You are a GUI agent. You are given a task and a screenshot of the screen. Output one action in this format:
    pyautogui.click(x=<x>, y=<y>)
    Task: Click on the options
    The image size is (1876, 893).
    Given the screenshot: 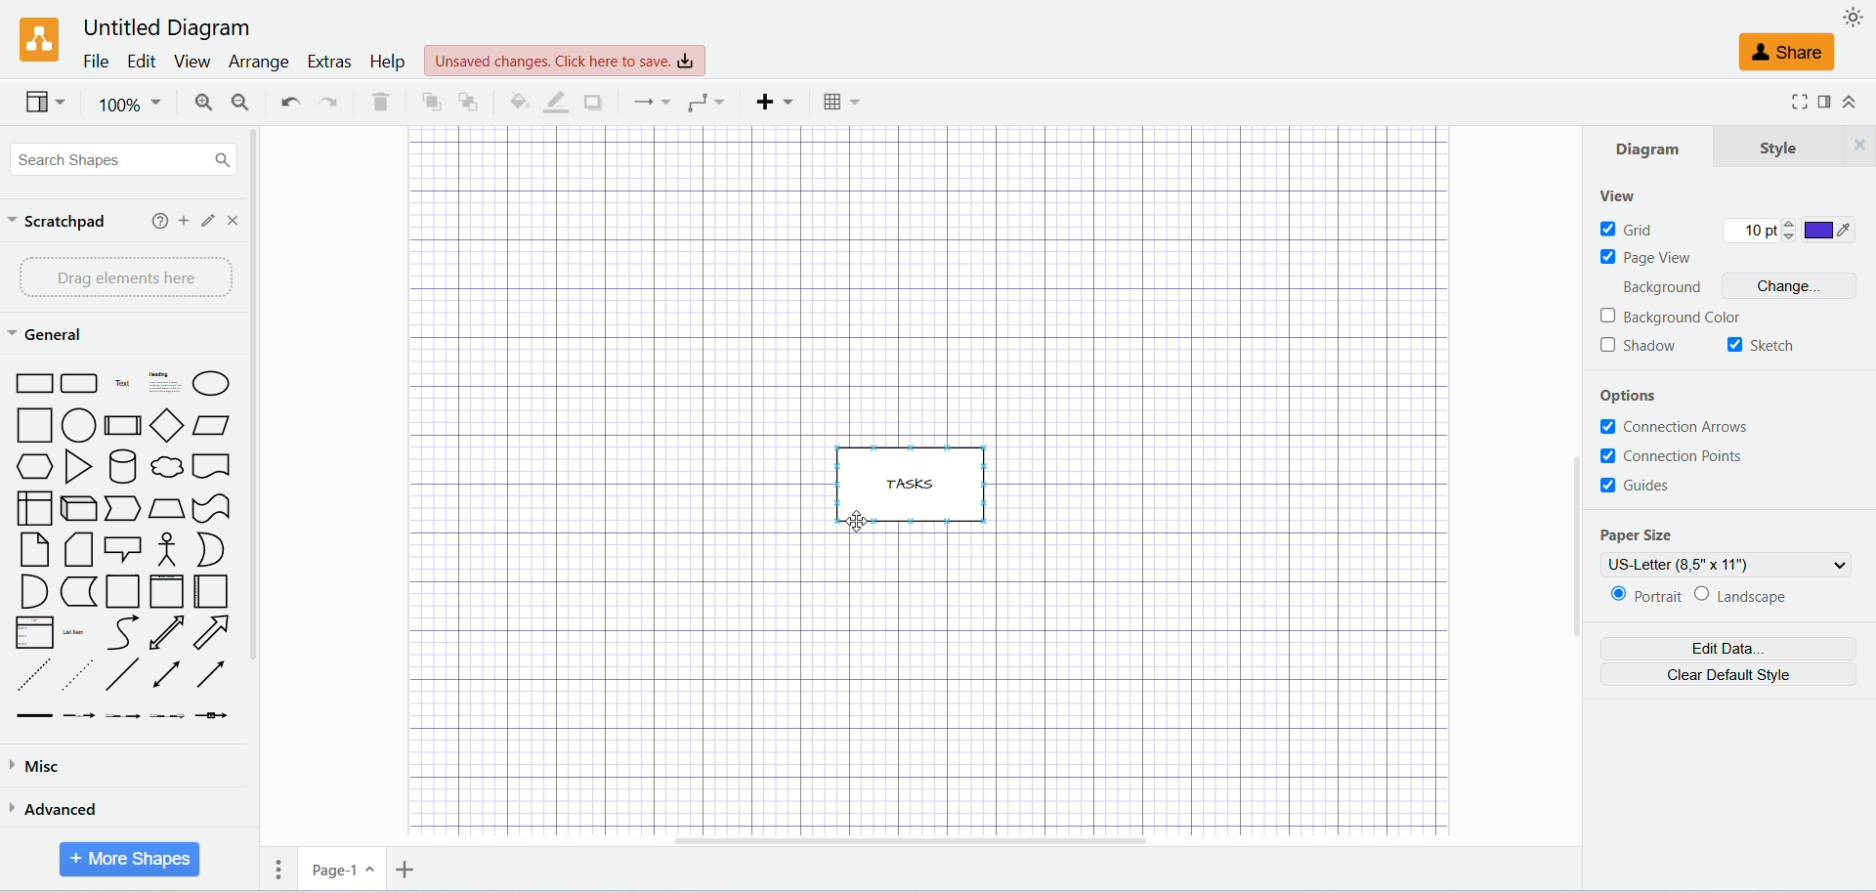 What is the action you would take?
    pyautogui.click(x=1638, y=395)
    